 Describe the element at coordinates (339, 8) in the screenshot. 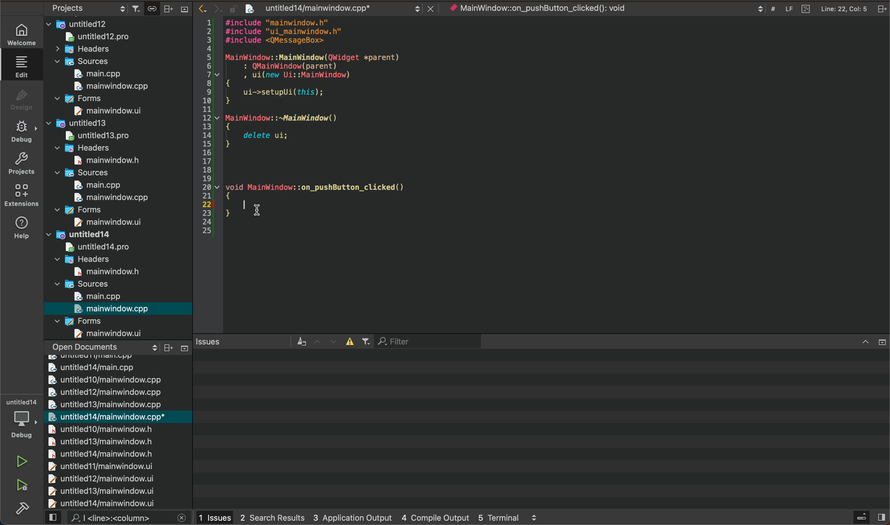

I see `filed` at that location.